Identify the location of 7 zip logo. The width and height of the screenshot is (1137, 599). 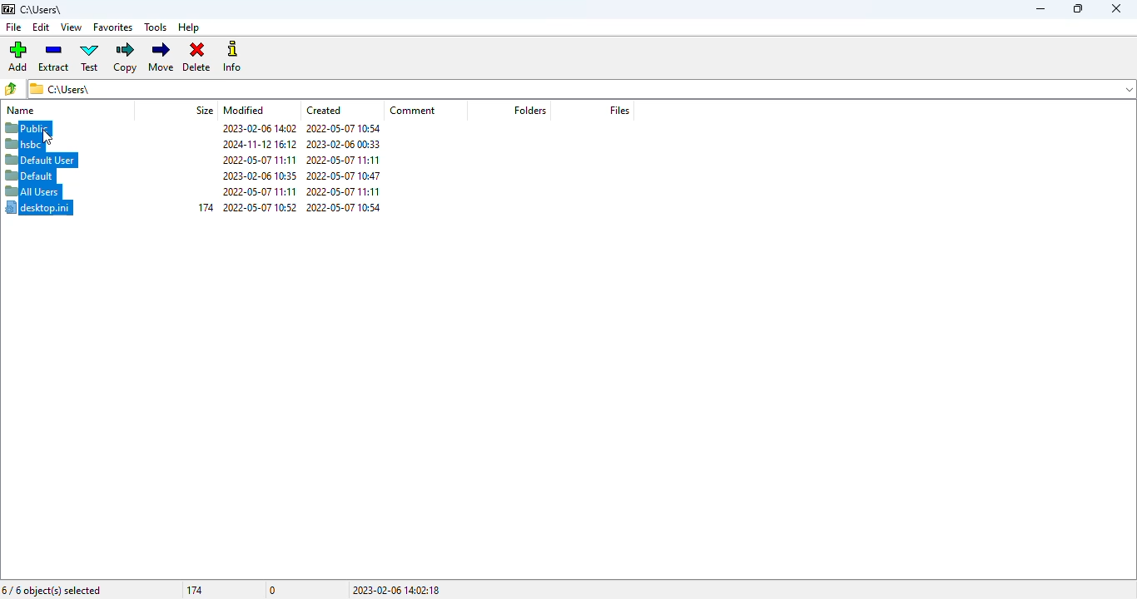
(9, 10).